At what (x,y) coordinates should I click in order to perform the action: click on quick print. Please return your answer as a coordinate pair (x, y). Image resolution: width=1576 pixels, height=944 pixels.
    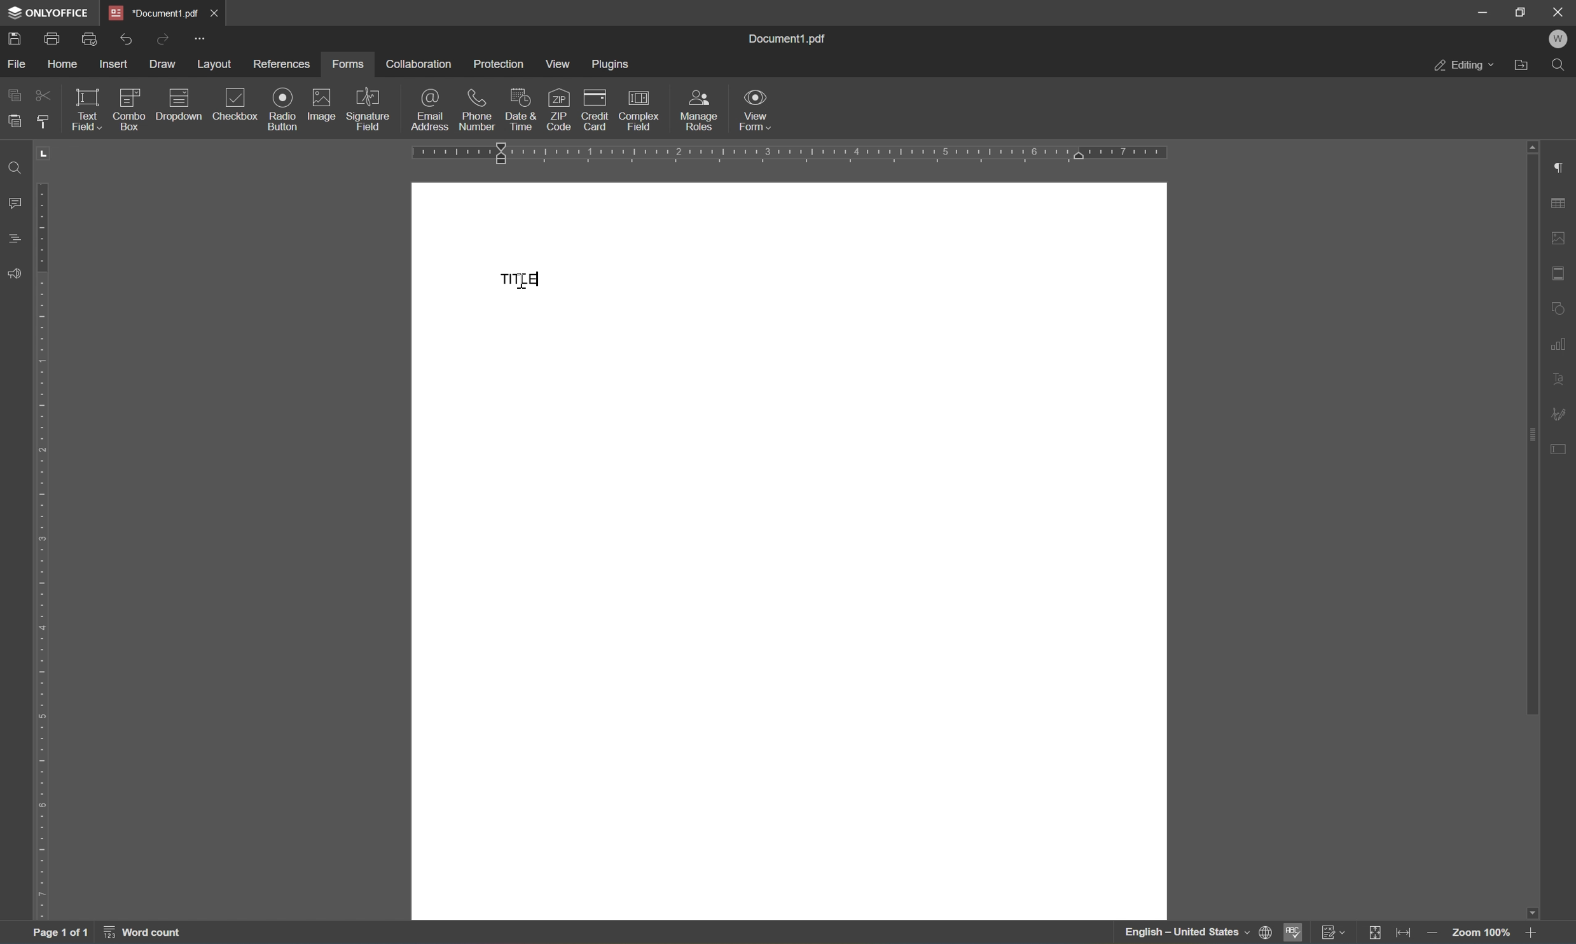
    Looking at the image, I should click on (89, 39).